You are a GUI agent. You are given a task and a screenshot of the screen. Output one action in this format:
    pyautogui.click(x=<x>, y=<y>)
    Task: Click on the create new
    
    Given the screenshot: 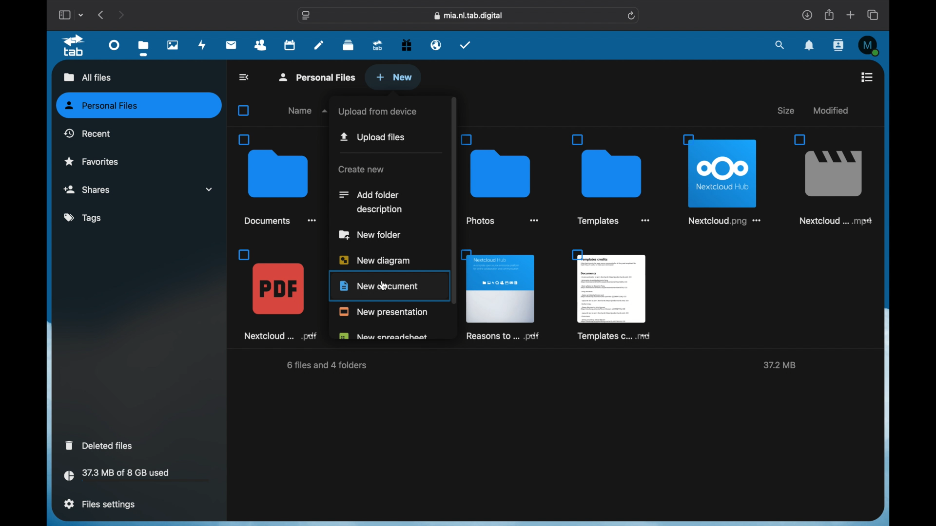 What is the action you would take?
    pyautogui.click(x=361, y=170)
    